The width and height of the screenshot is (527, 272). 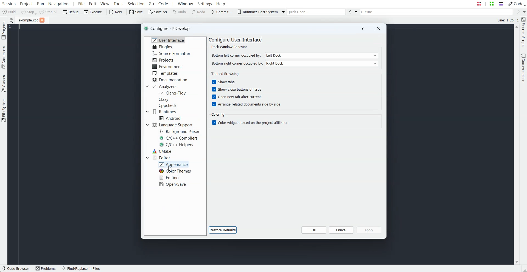 What do you see at coordinates (166, 73) in the screenshot?
I see `Templates` at bounding box center [166, 73].